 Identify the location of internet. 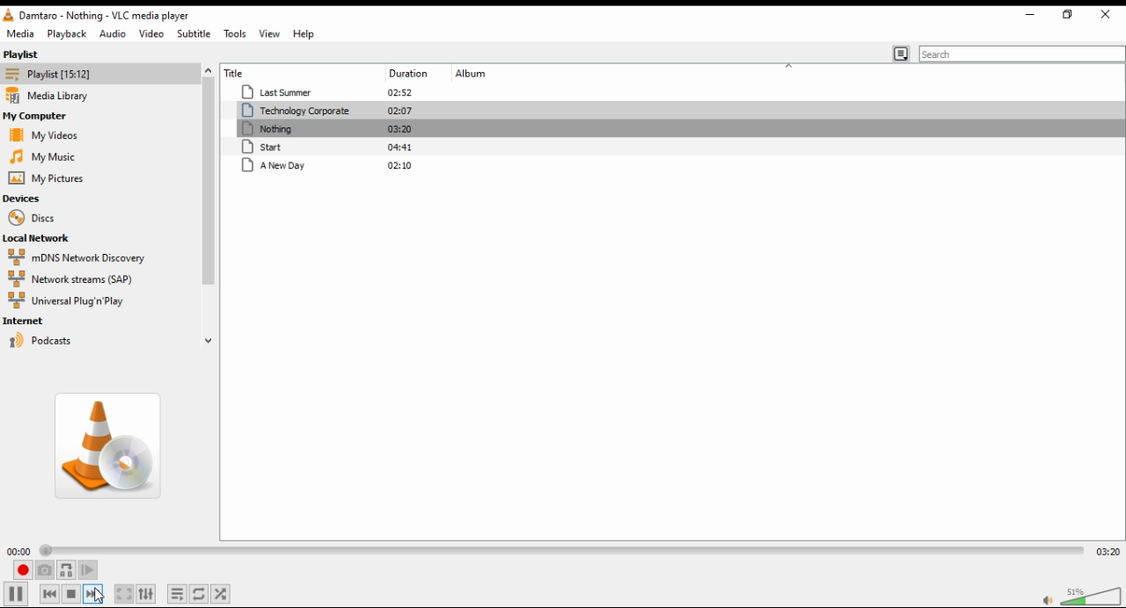
(26, 322).